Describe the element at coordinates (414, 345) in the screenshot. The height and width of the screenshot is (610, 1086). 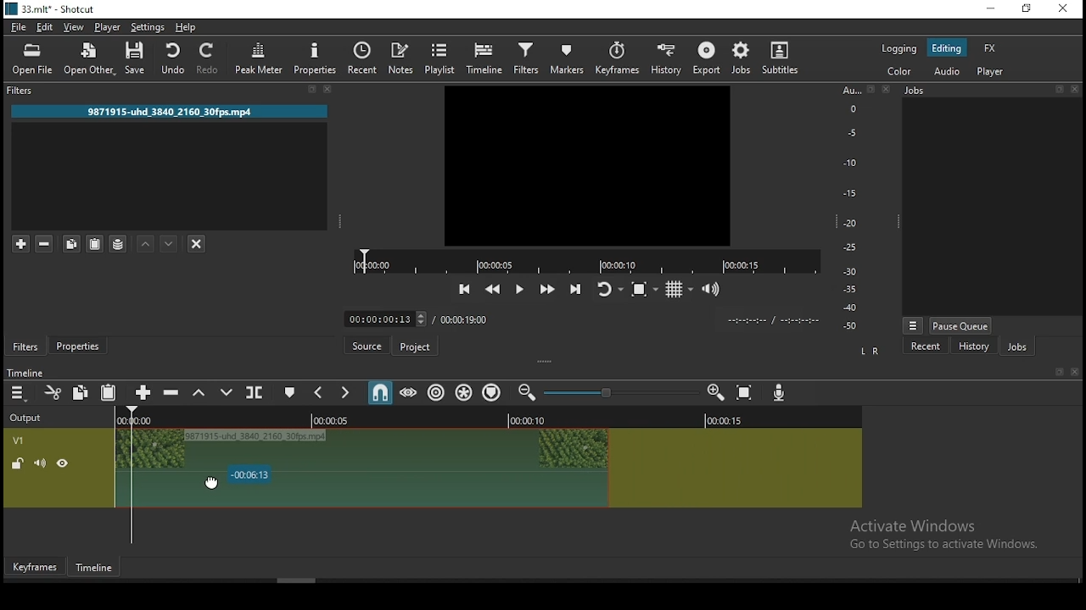
I see `Project` at that location.